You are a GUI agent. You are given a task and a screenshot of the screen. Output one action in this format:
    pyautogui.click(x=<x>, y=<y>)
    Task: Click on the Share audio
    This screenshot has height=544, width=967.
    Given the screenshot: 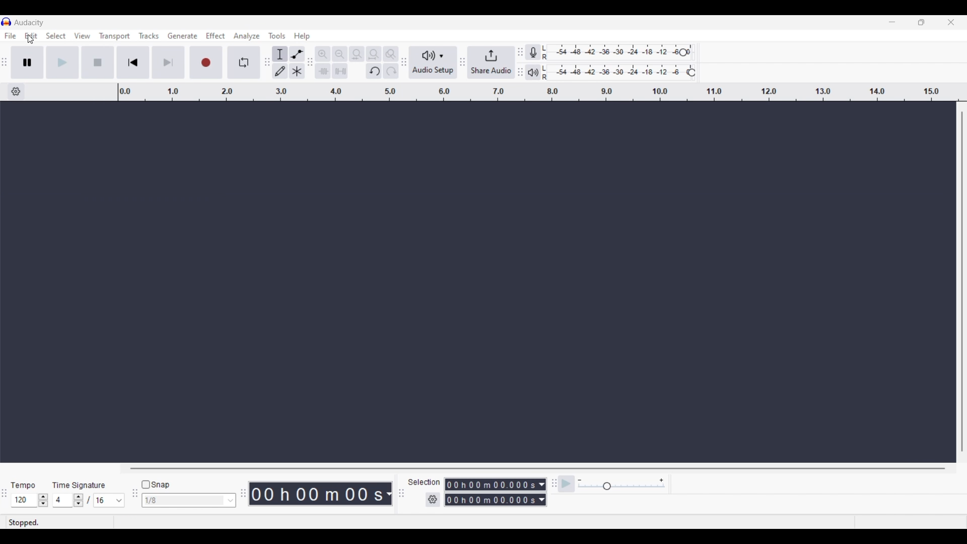 What is the action you would take?
    pyautogui.click(x=491, y=62)
    